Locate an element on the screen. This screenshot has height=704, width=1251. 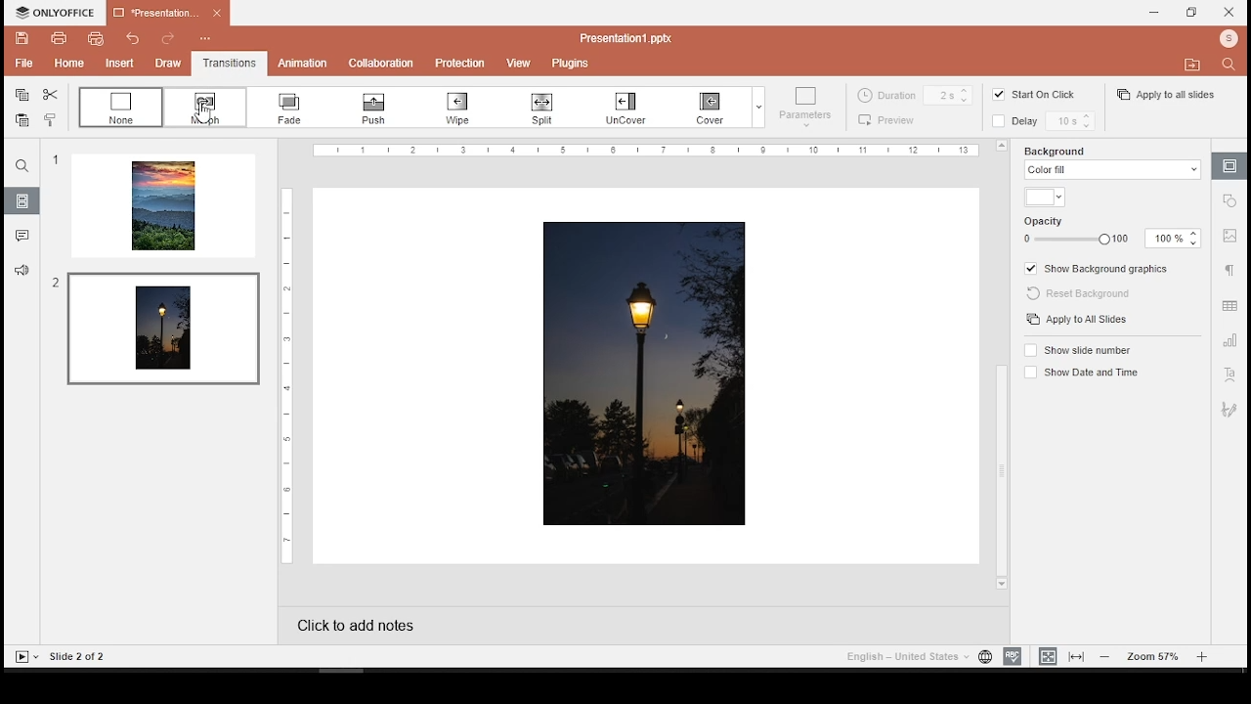
undo is located at coordinates (129, 39).